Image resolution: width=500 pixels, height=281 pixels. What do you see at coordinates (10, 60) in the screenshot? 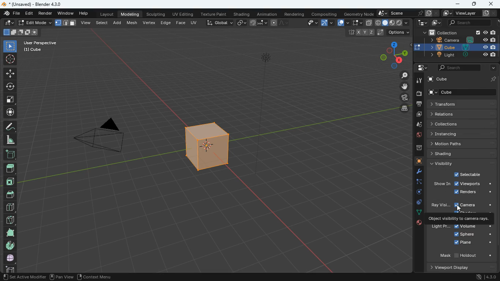
I see `aim` at bounding box center [10, 60].